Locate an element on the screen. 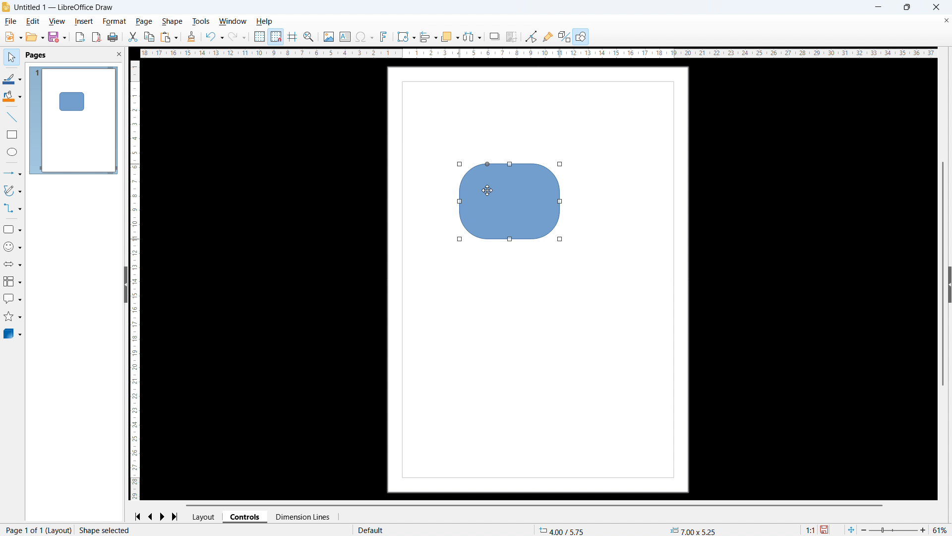 The image size is (952, 536). Layout  is located at coordinates (205, 517).